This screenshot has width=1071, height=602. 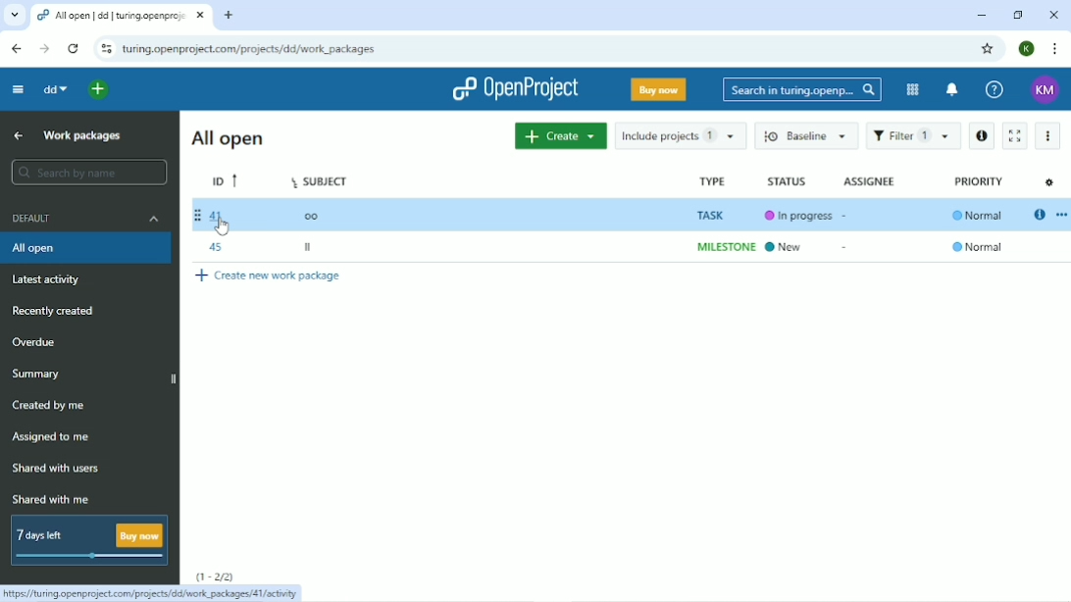 I want to click on Open context menu, so click(x=1061, y=213).